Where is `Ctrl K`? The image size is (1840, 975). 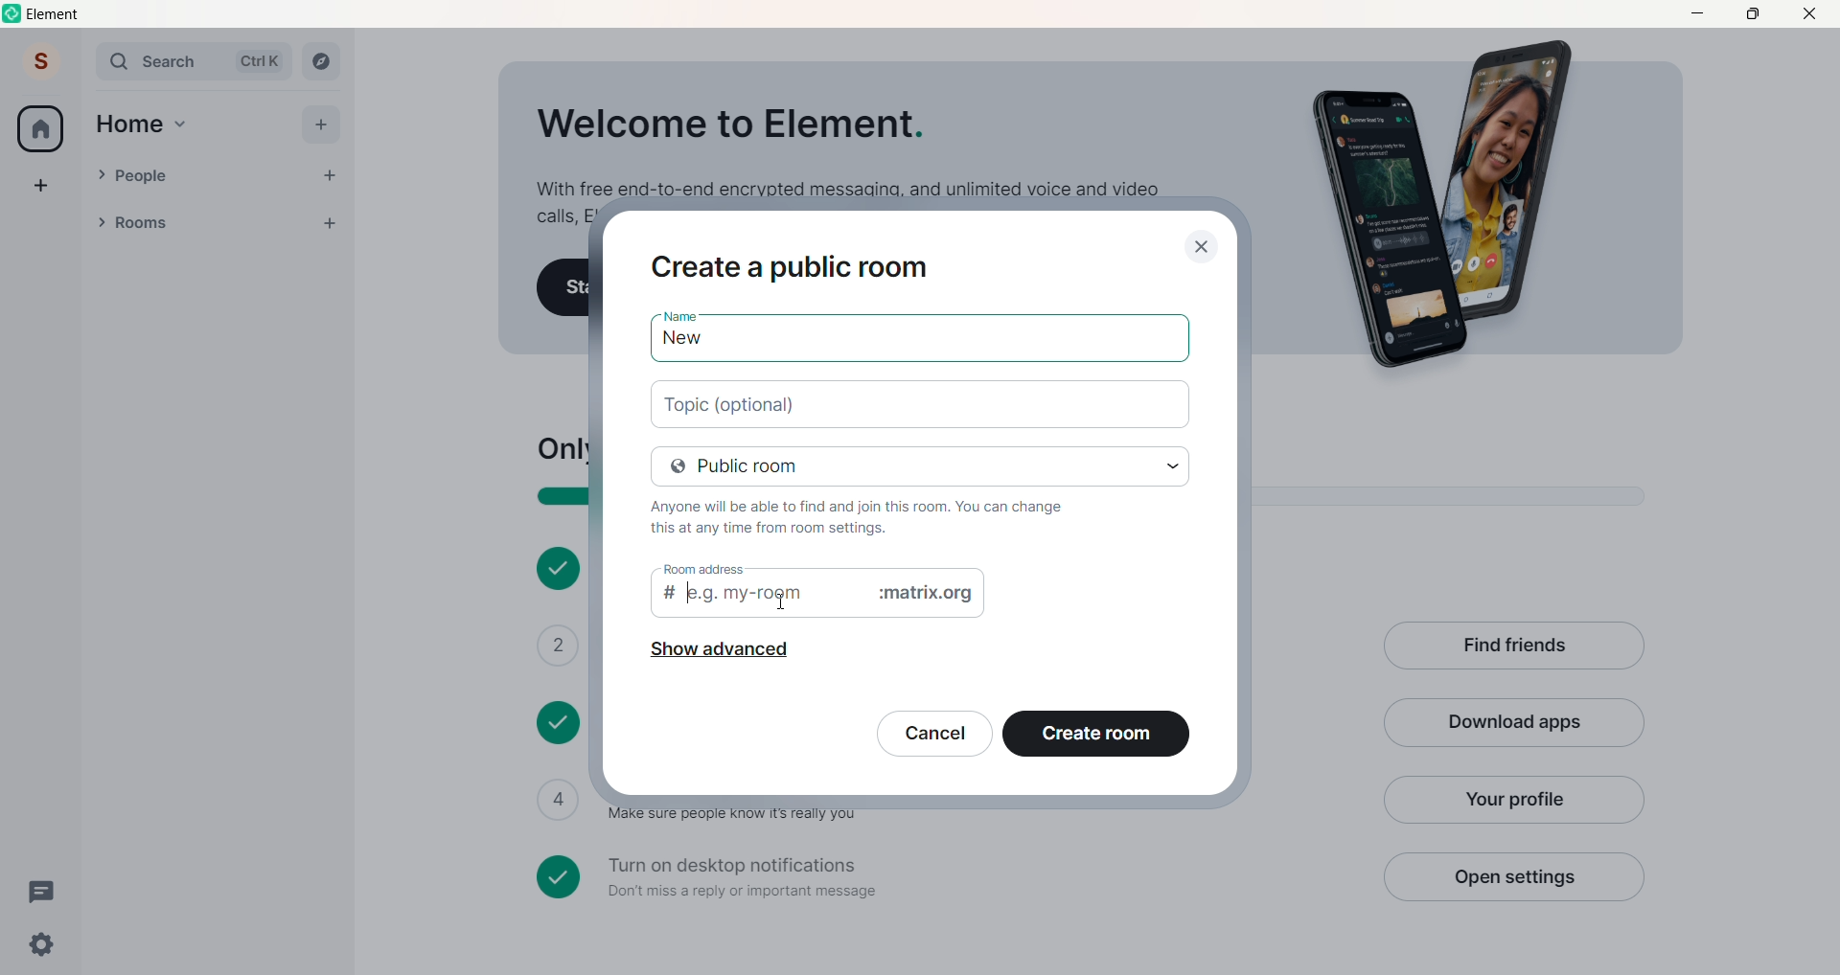
Ctrl K is located at coordinates (260, 61).